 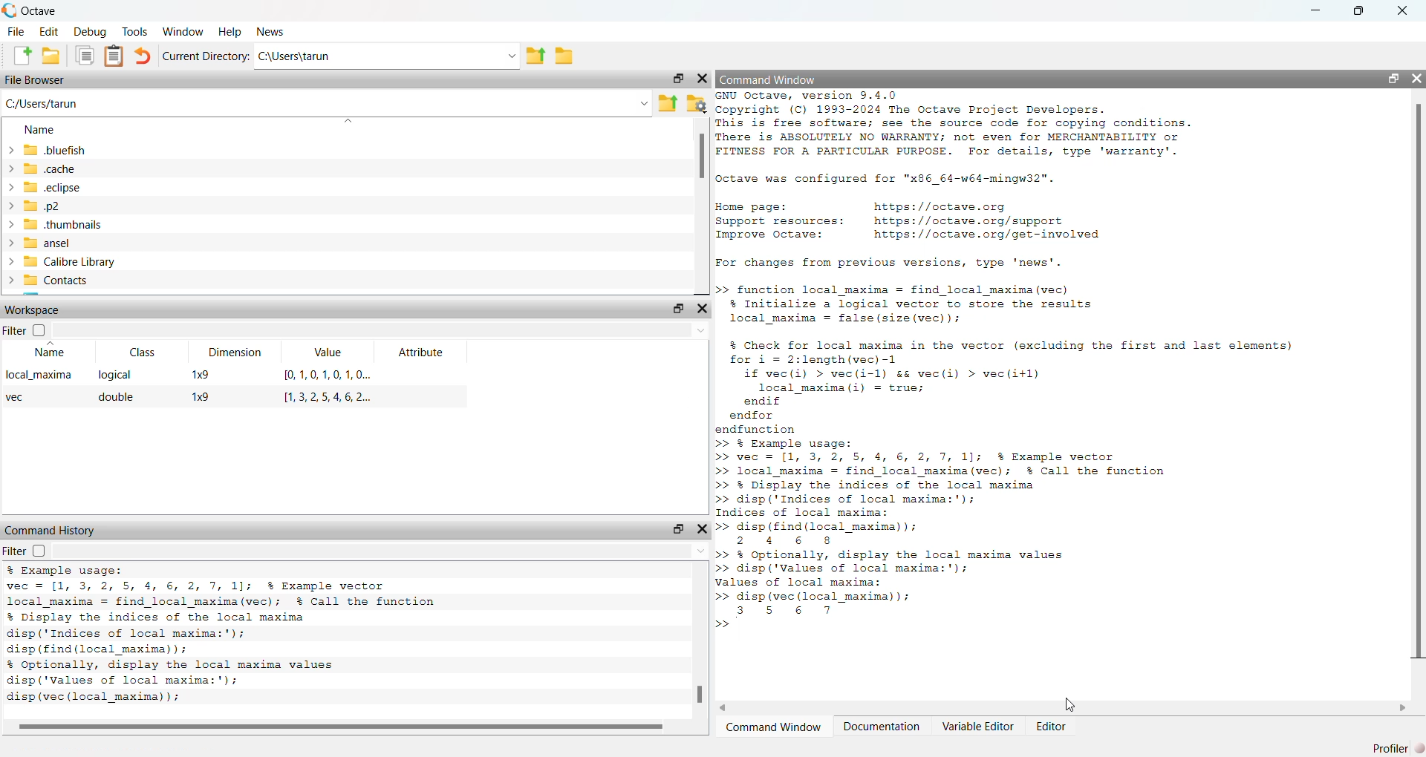 I want to click on minimize, so click(x=1315, y=10).